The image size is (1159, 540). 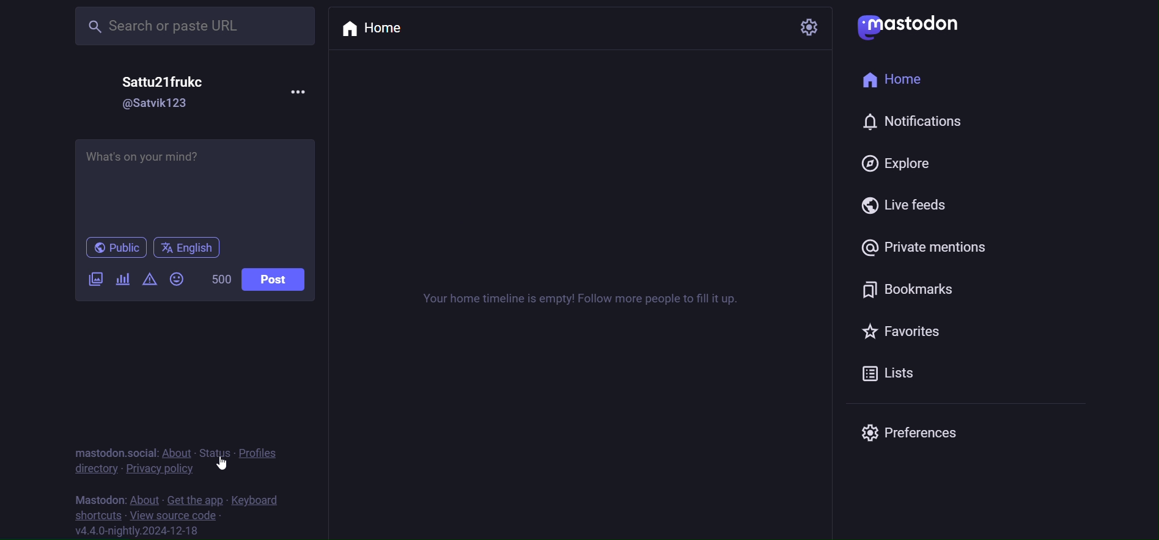 I want to click on Word Limit, so click(x=218, y=281).